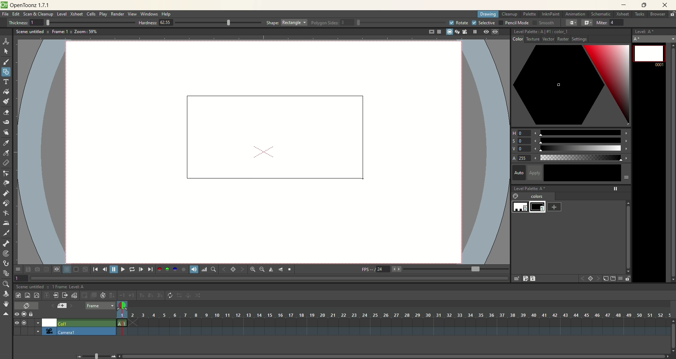 The width and height of the screenshot is (676, 359). I want to click on value, so click(571, 149).